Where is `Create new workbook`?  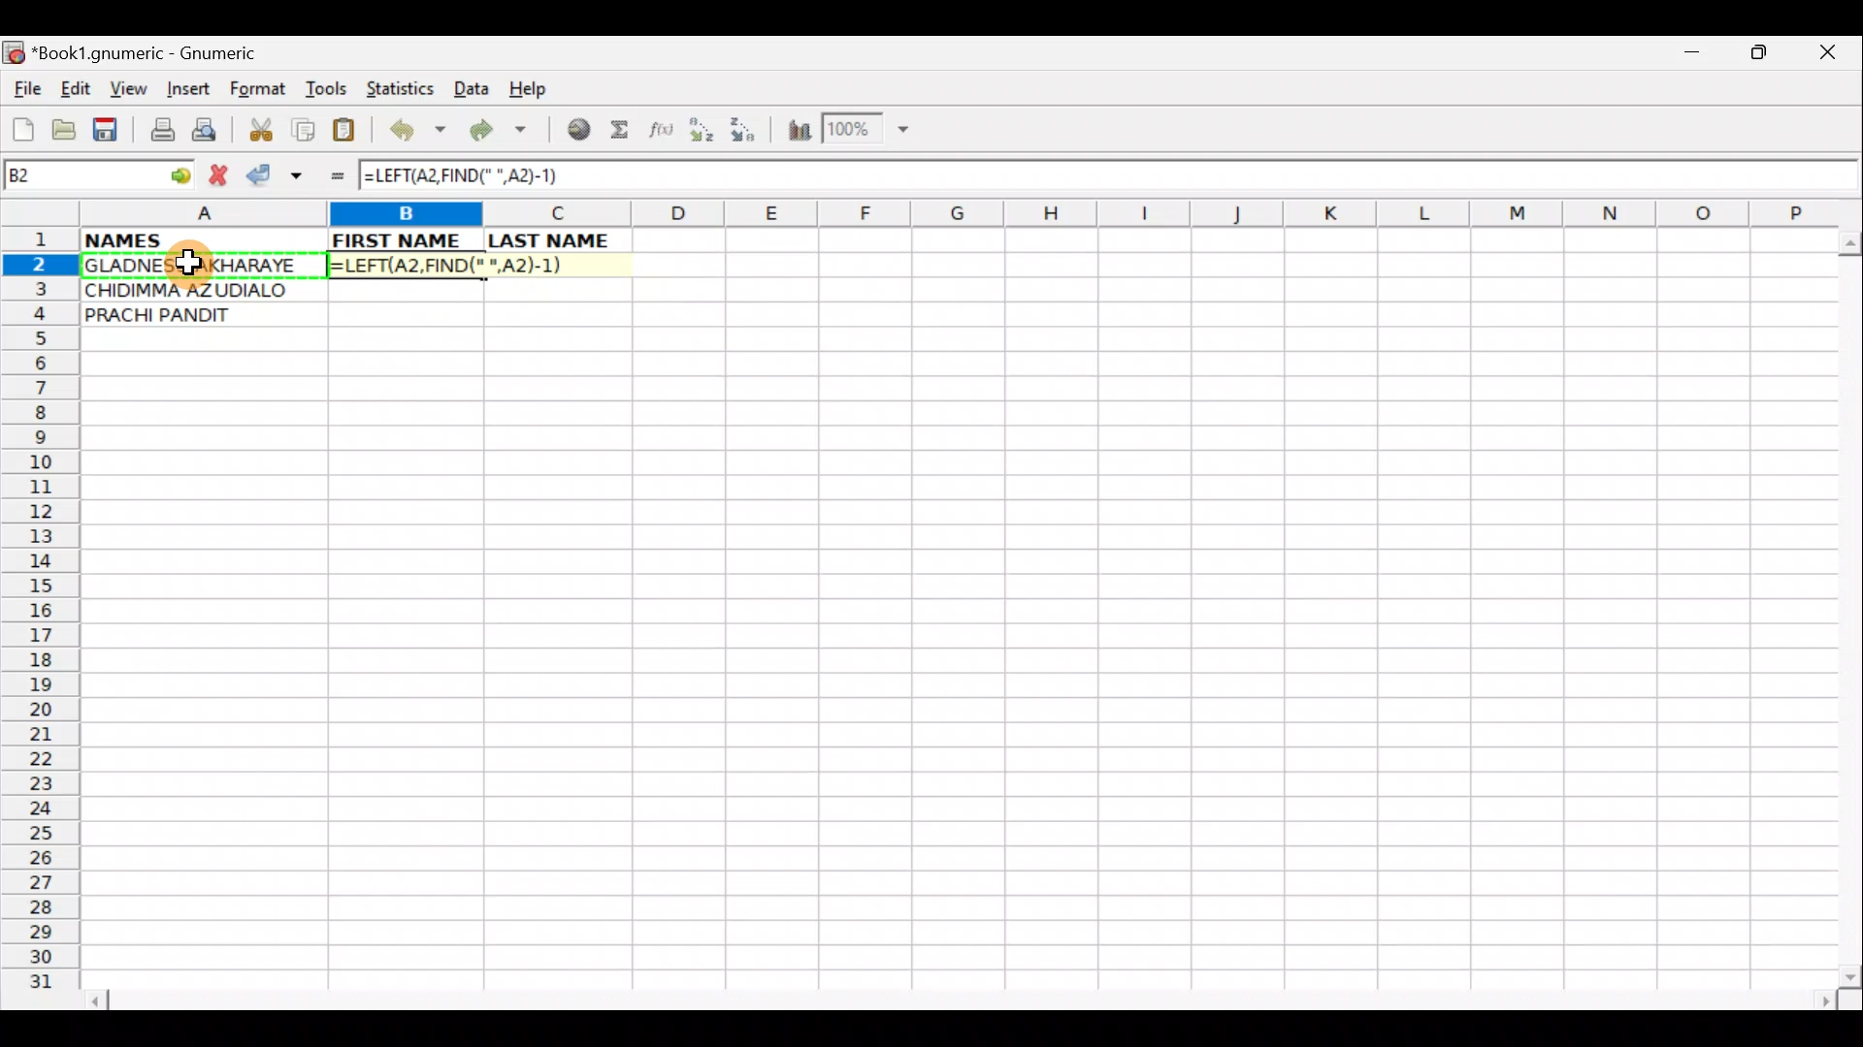
Create new workbook is located at coordinates (21, 126).